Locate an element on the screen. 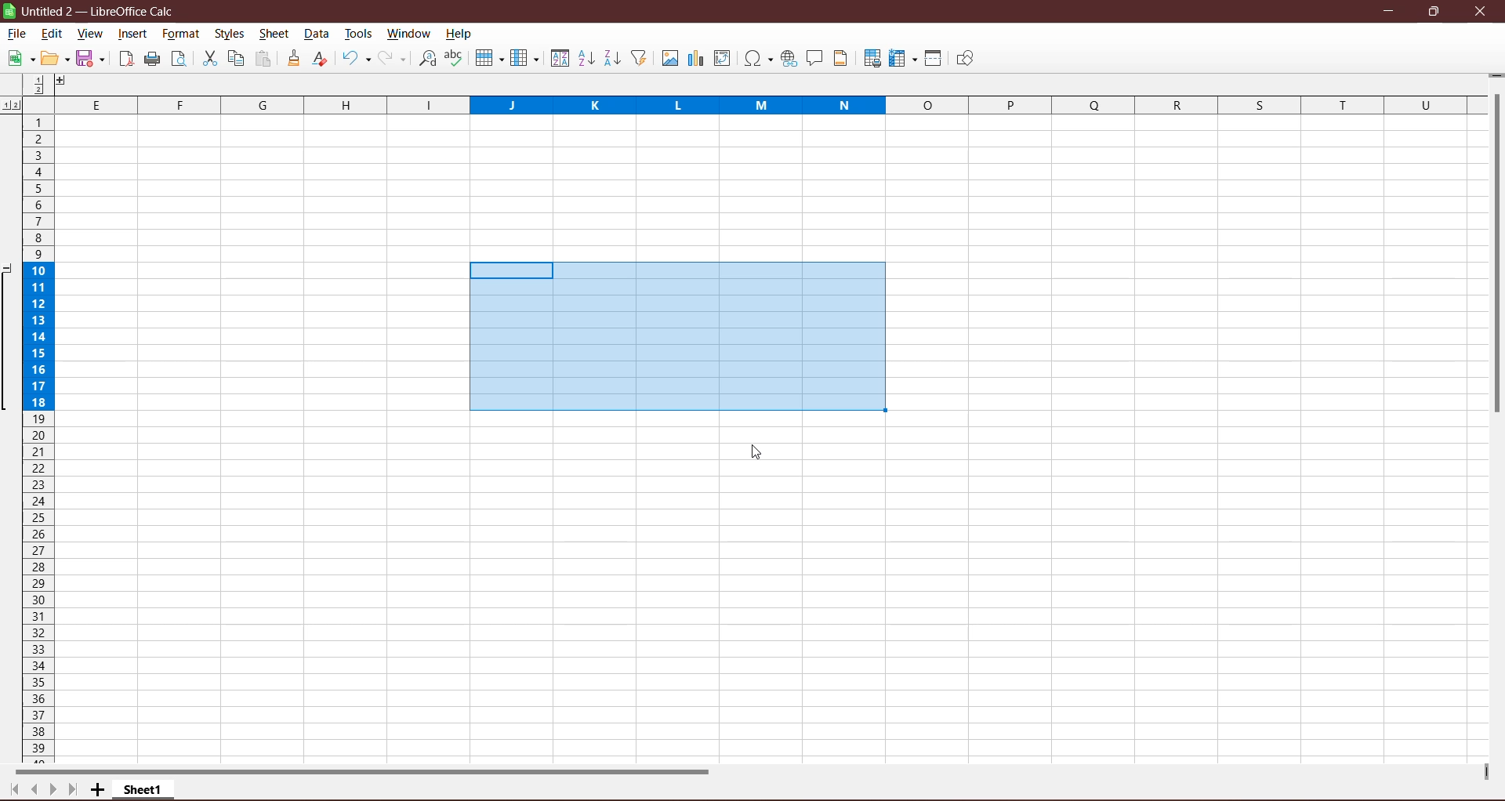 This screenshot has width=1505, height=801. Split Windows is located at coordinates (934, 58).